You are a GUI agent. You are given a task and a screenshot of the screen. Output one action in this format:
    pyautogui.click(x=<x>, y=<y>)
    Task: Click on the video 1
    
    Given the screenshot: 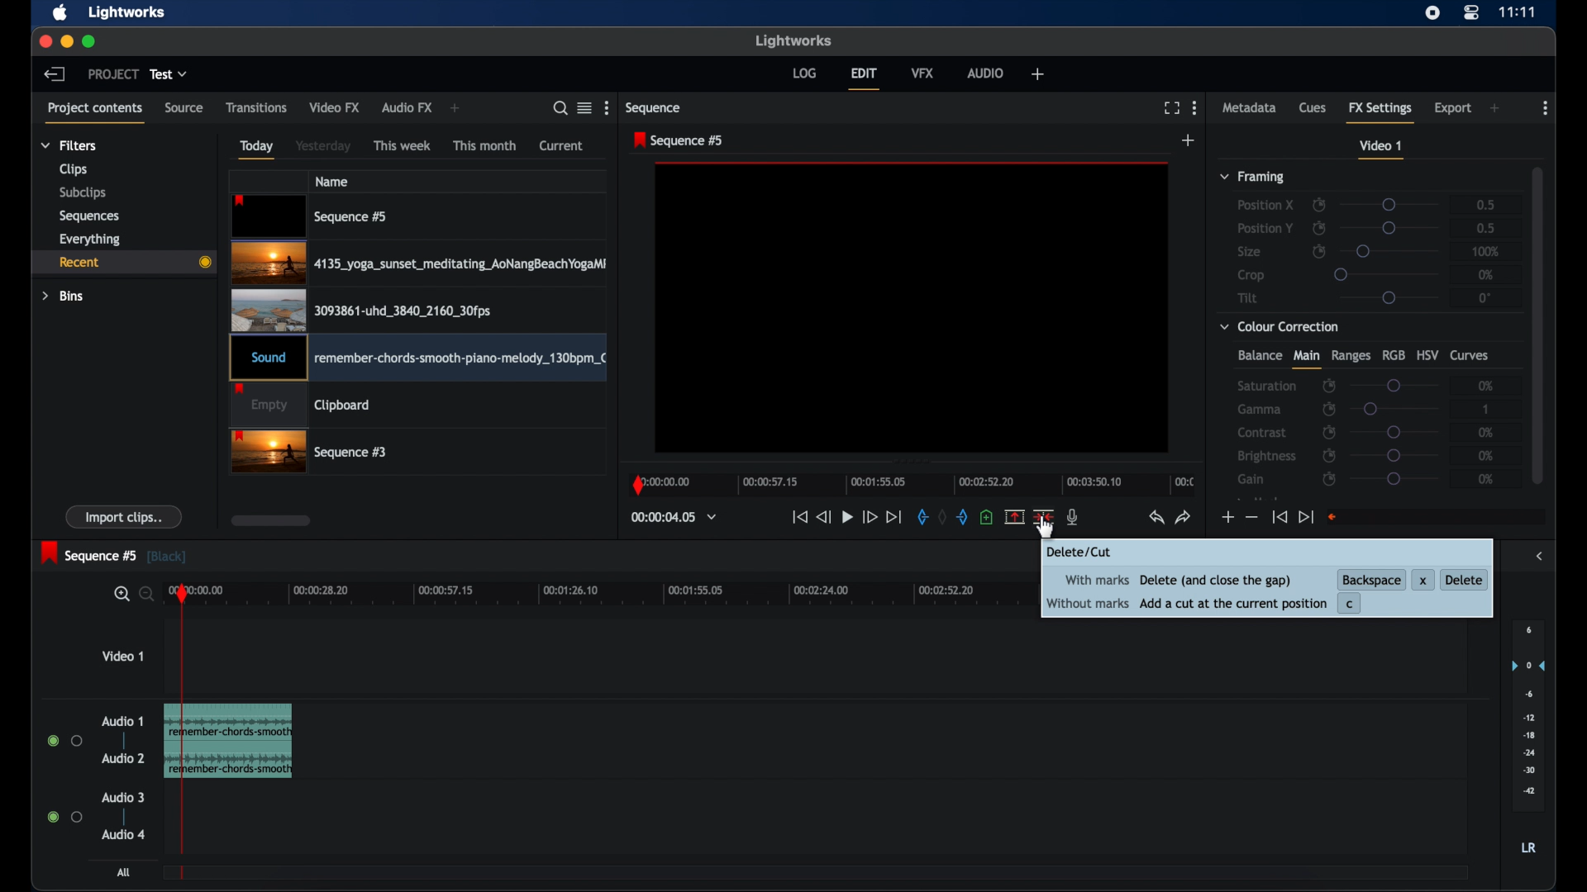 What is the action you would take?
    pyautogui.click(x=122, y=655)
    